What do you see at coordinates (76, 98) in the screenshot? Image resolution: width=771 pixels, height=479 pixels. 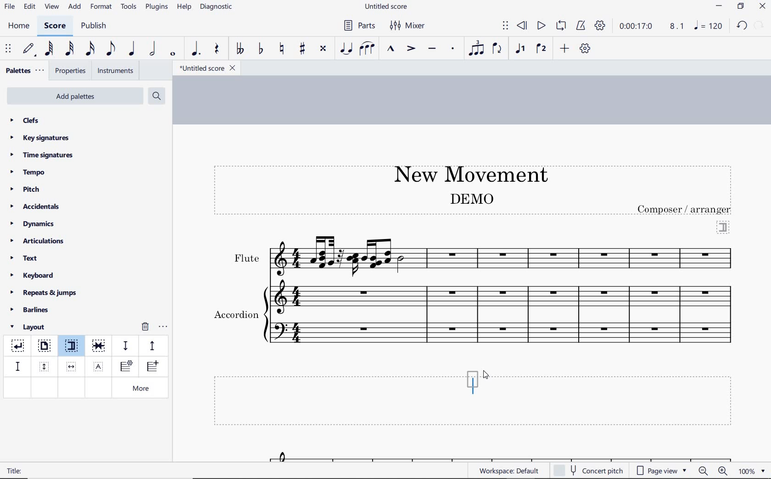 I see `add palettes` at bounding box center [76, 98].